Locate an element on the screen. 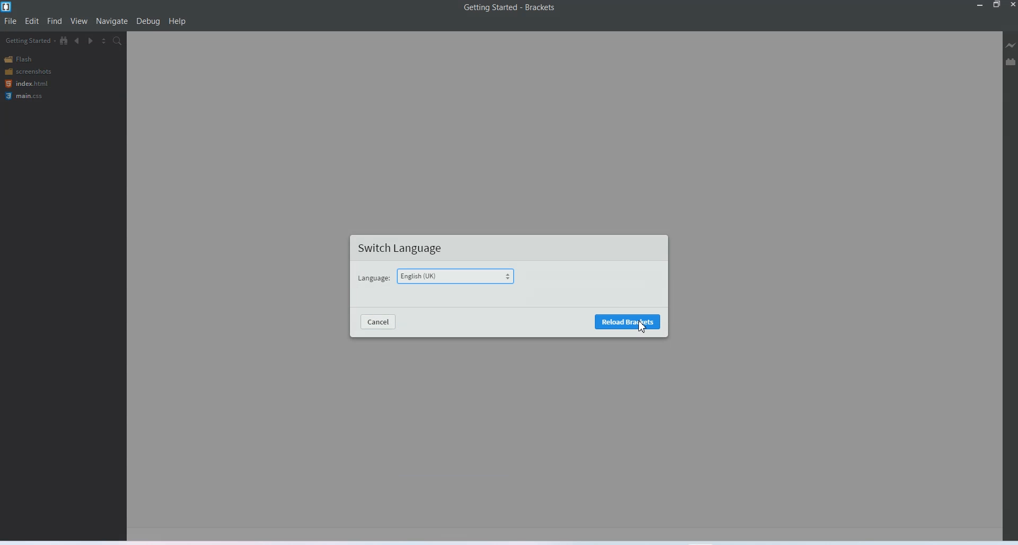 This screenshot has width=1018, height=545. switch language is located at coordinates (401, 248).